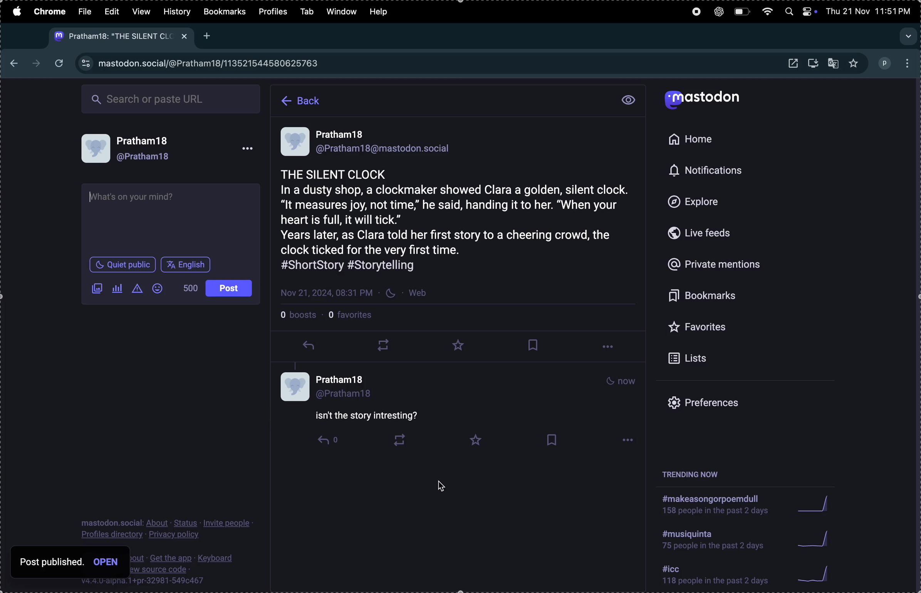 The height and width of the screenshot is (593, 921). Describe the element at coordinates (611, 348) in the screenshot. I see `options` at that location.